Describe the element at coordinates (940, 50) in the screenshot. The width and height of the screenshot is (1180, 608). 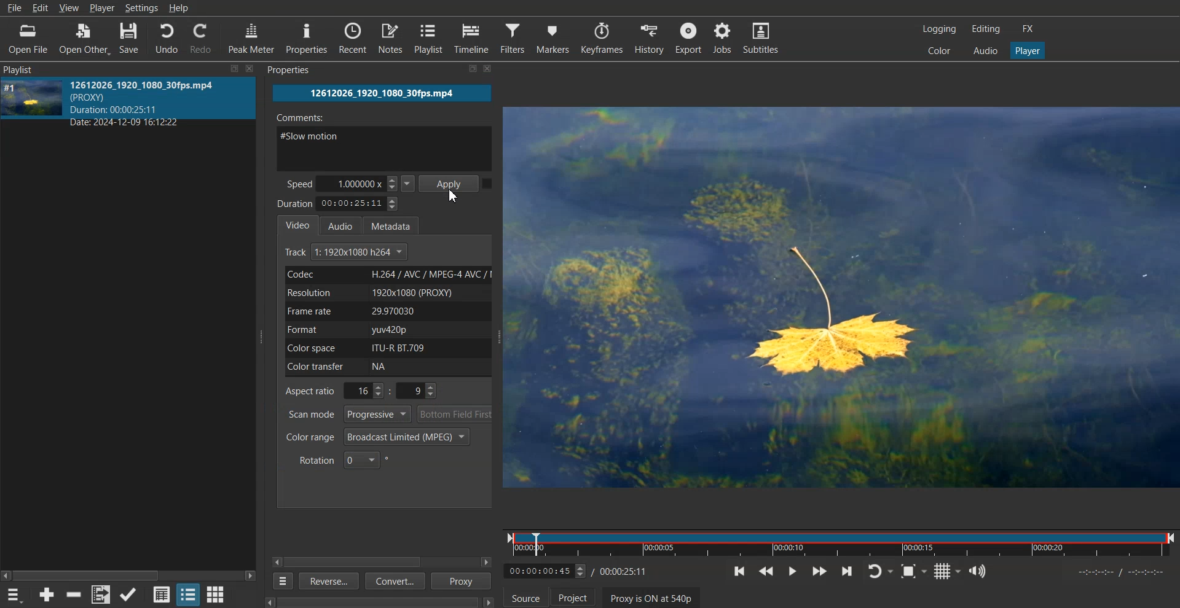
I see `Color` at that location.